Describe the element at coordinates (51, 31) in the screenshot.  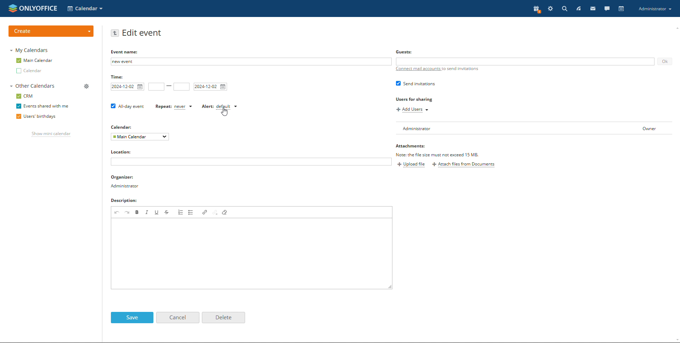
I see `create` at that location.